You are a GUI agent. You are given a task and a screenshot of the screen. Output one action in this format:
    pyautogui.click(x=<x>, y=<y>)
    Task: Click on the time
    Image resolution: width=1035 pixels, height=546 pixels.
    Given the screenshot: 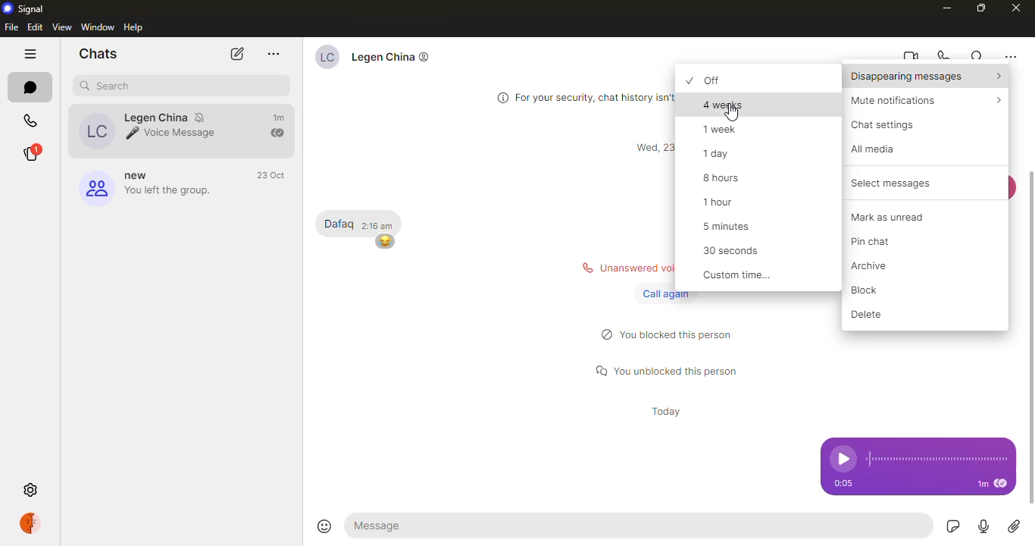 What is the action you would take?
    pyautogui.click(x=281, y=118)
    